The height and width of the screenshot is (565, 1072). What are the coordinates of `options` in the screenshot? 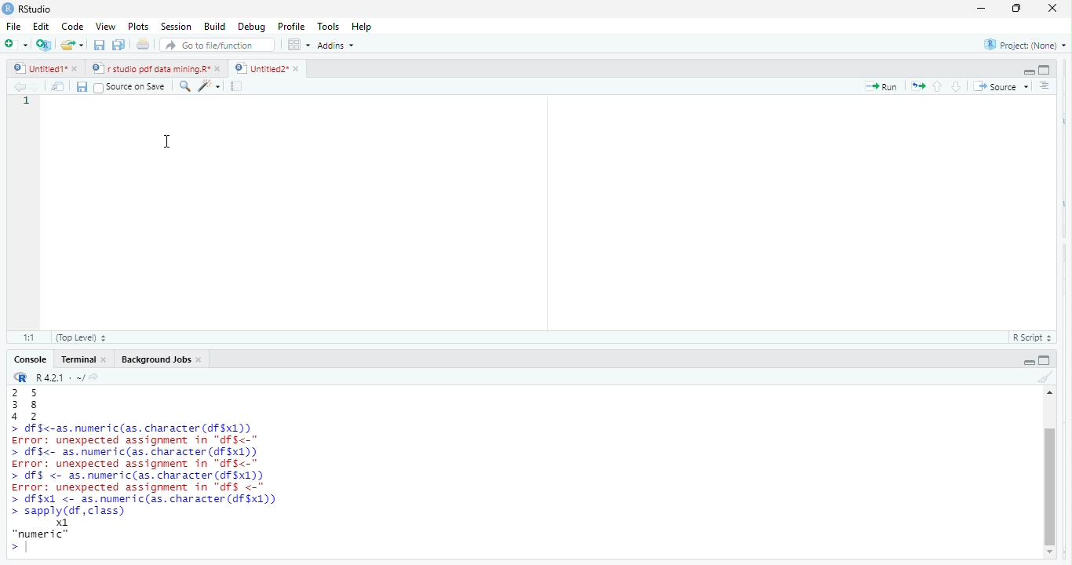 It's located at (299, 44).